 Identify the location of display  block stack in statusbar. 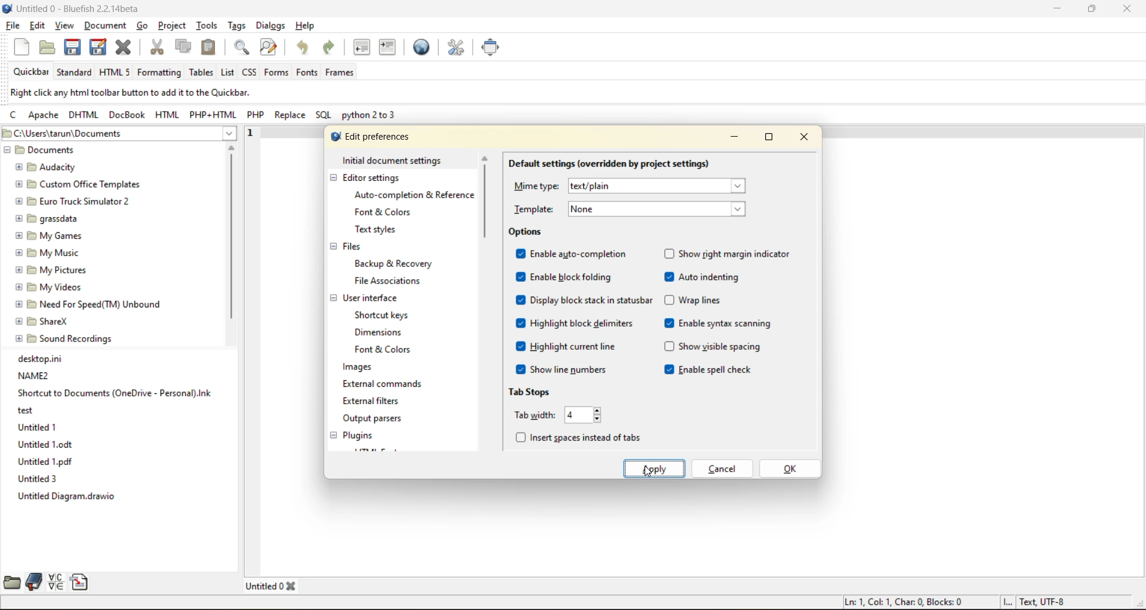
(586, 300).